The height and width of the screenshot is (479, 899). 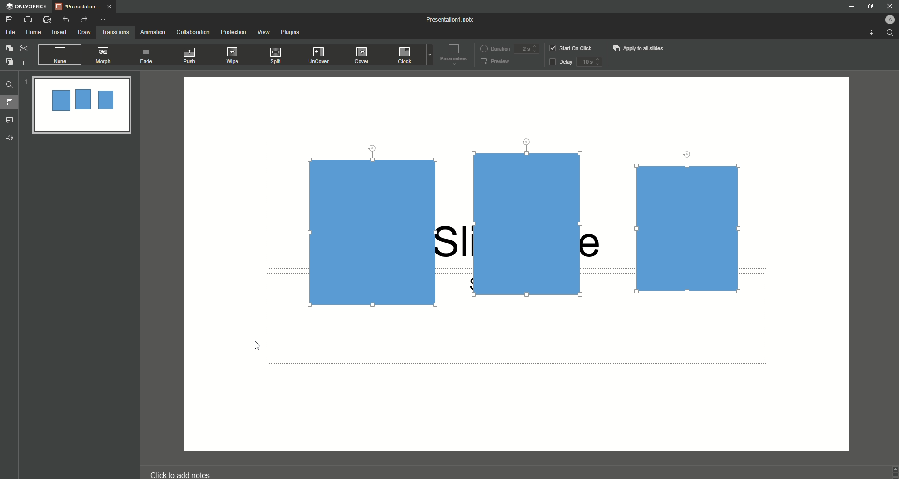 I want to click on Shape 1, so click(x=374, y=231).